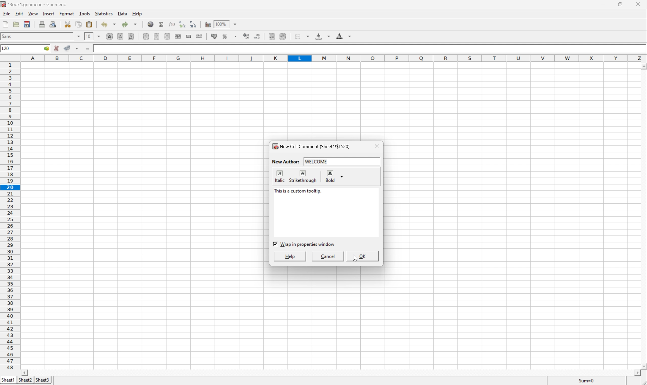 This screenshot has height=385, width=647. What do you see at coordinates (87, 49) in the screenshot?
I see `Enter formula` at bounding box center [87, 49].